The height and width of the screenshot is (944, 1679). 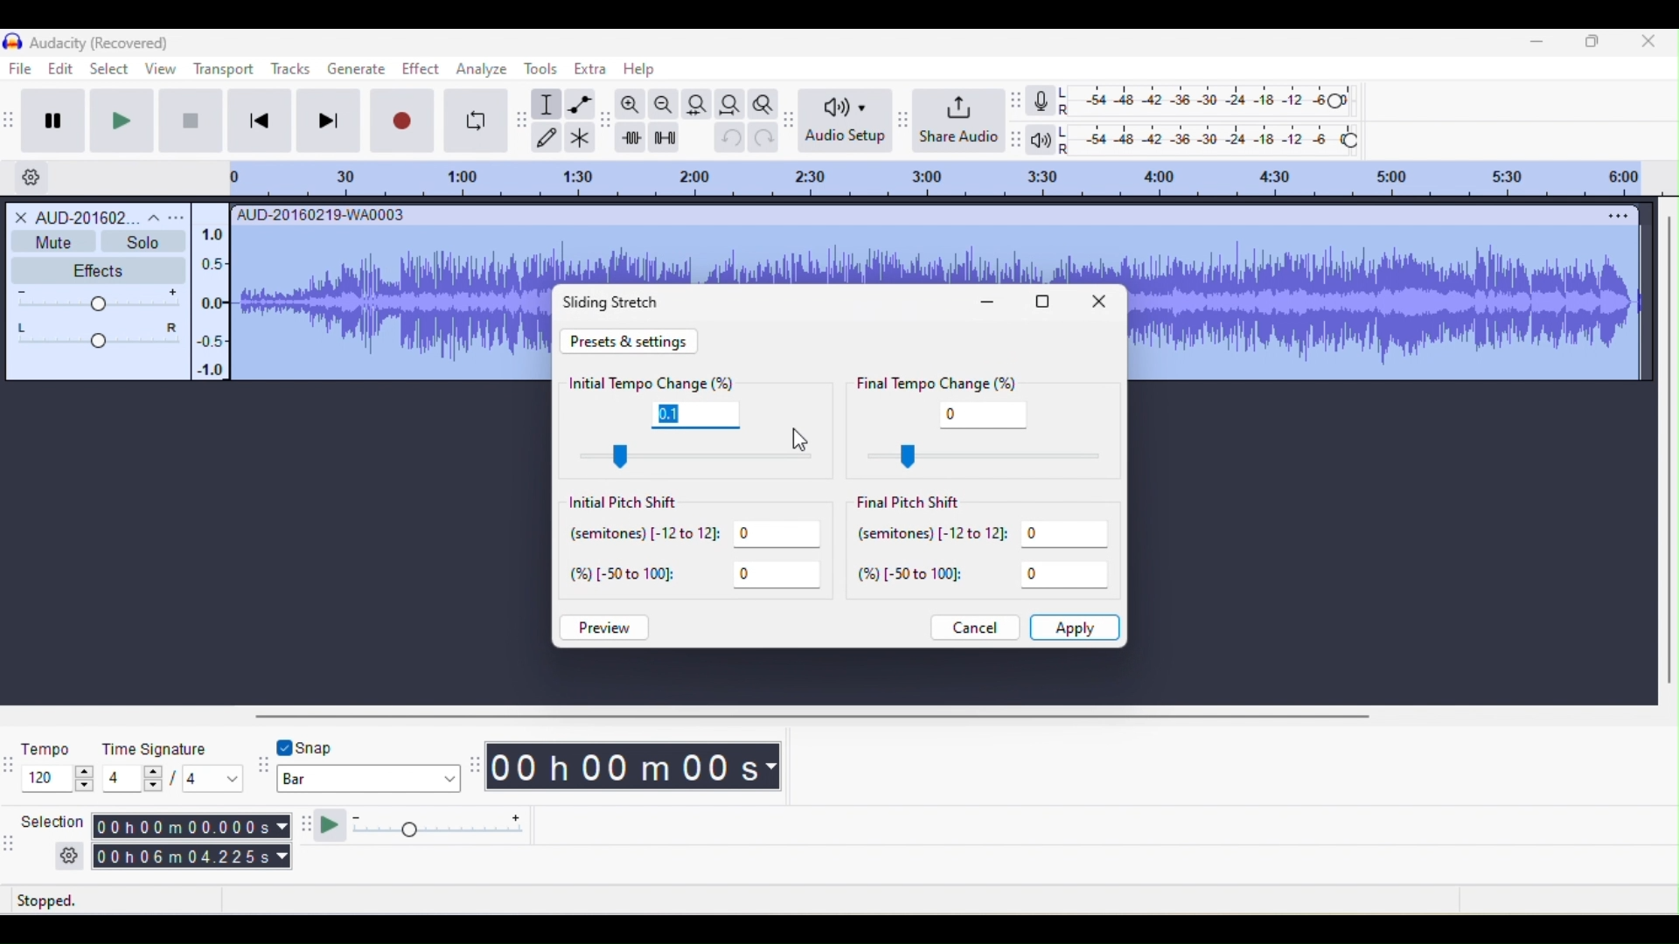 What do you see at coordinates (985, 538) in the screenshot?
I see `semitones` at bounding box center [985, 538].